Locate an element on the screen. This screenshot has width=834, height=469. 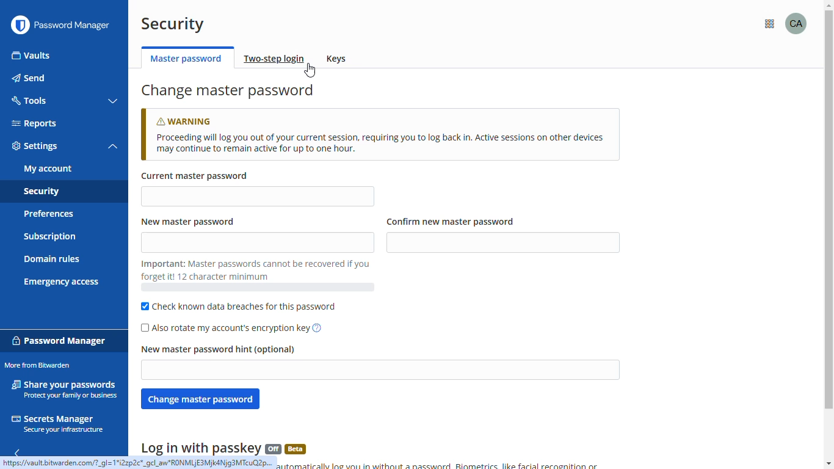
more from bitwarden is located at coordinates (769, 24).